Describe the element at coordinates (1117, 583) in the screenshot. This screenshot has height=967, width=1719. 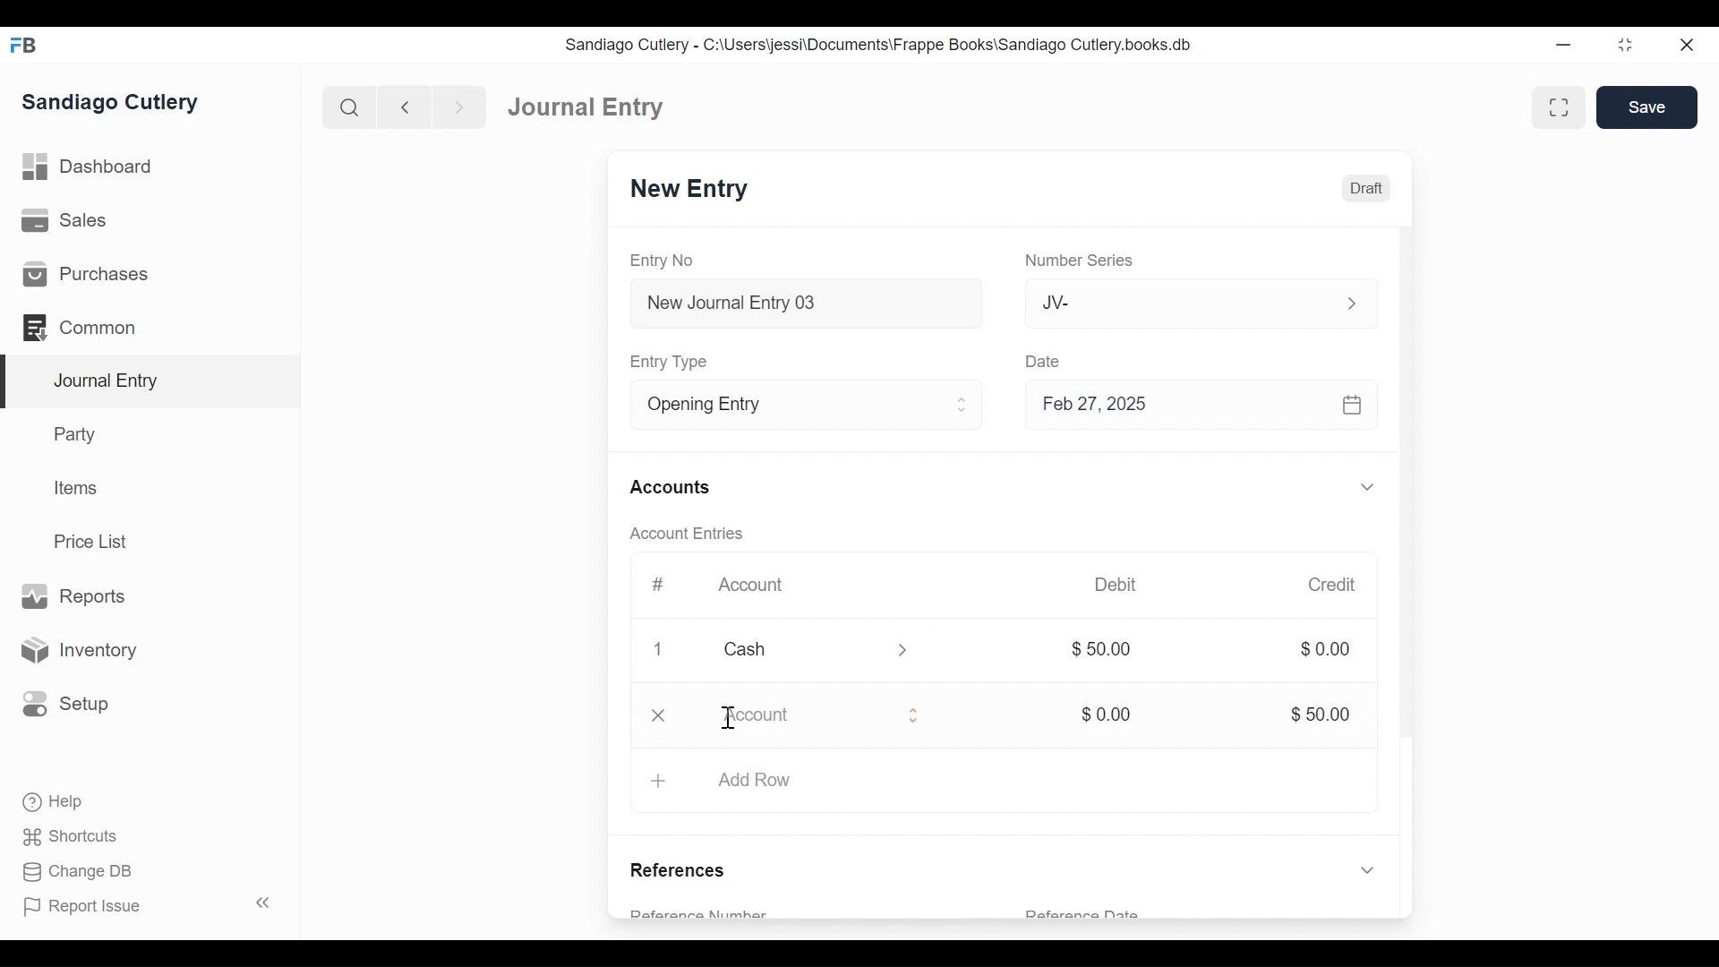
I see `Debit` at that location.